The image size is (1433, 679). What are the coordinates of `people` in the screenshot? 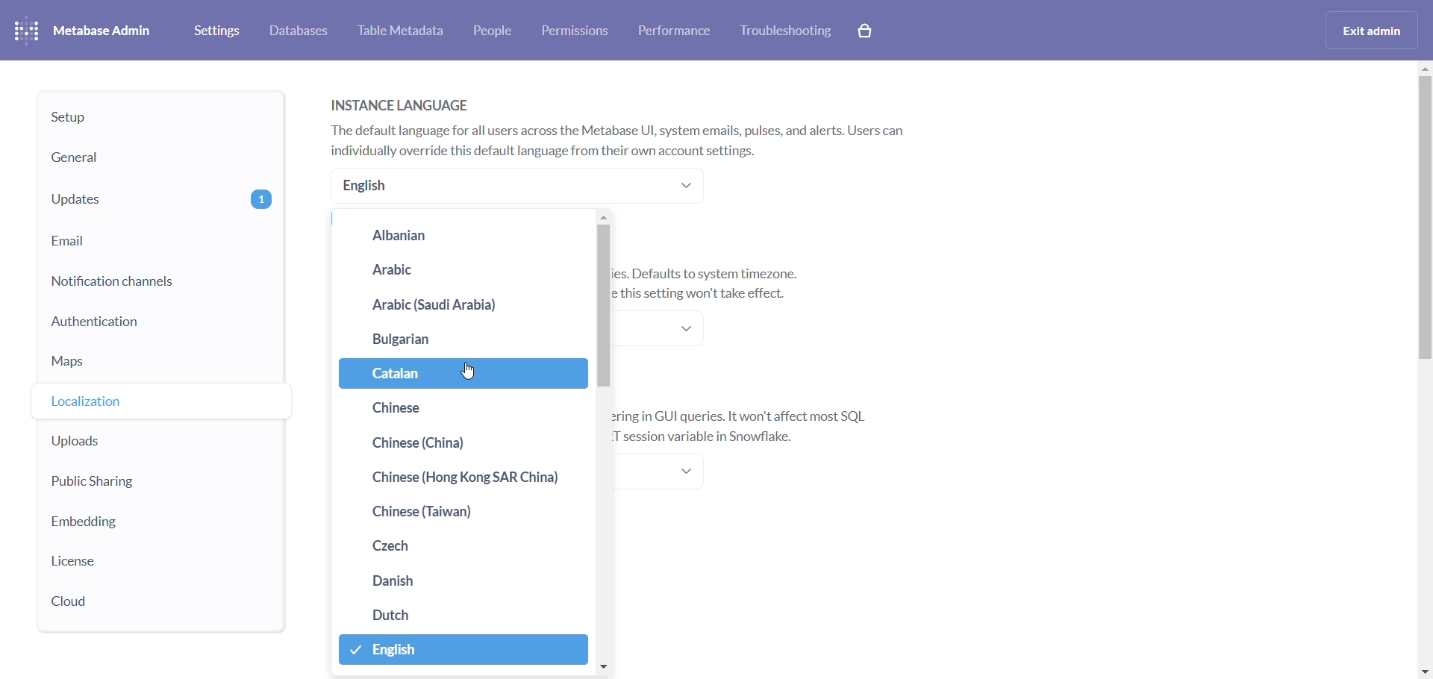 It's located at (496, 31).